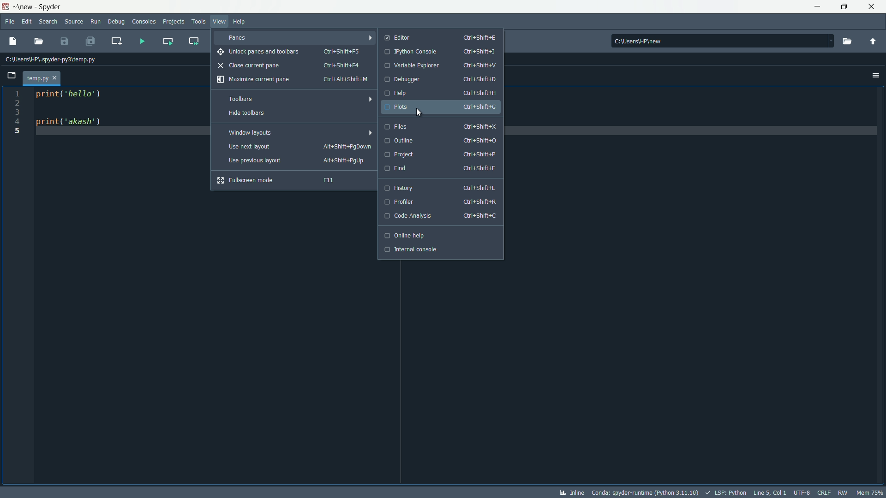  Describe the element at coordinates (295, 37) in the screenshot. I see `panes` at that location.